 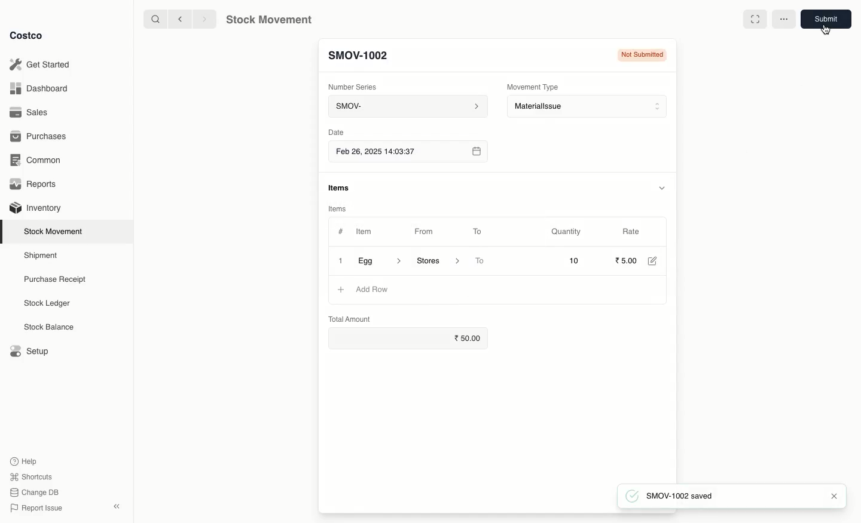 What do you see at coordinates (37, 208) in the screenshot?
I see `Inventory` at bounding box center [37, 208].